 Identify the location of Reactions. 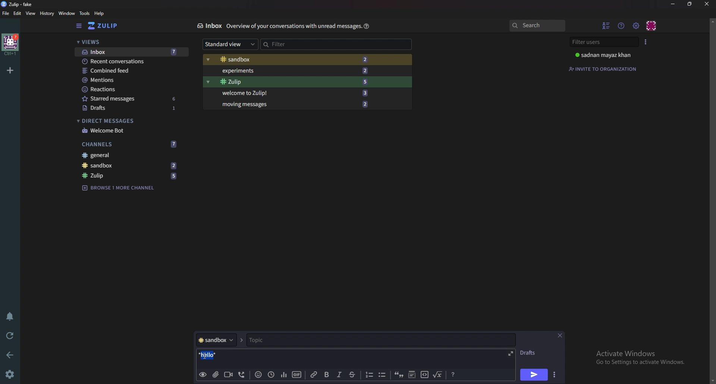
(129, 89).